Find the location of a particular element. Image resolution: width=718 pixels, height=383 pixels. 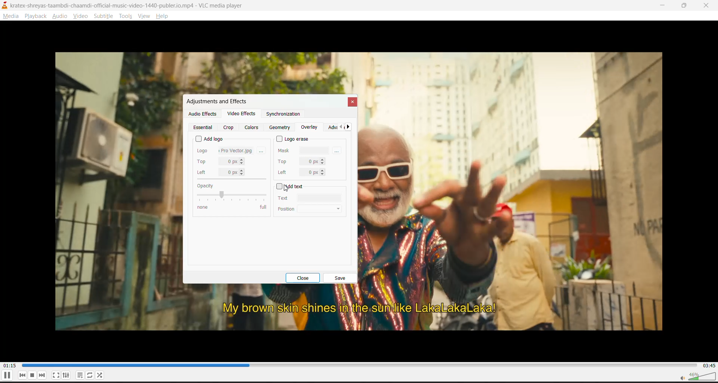

My brown skin shines in the sun like LakaLakaLaka! is located at coordinates (357, 310).